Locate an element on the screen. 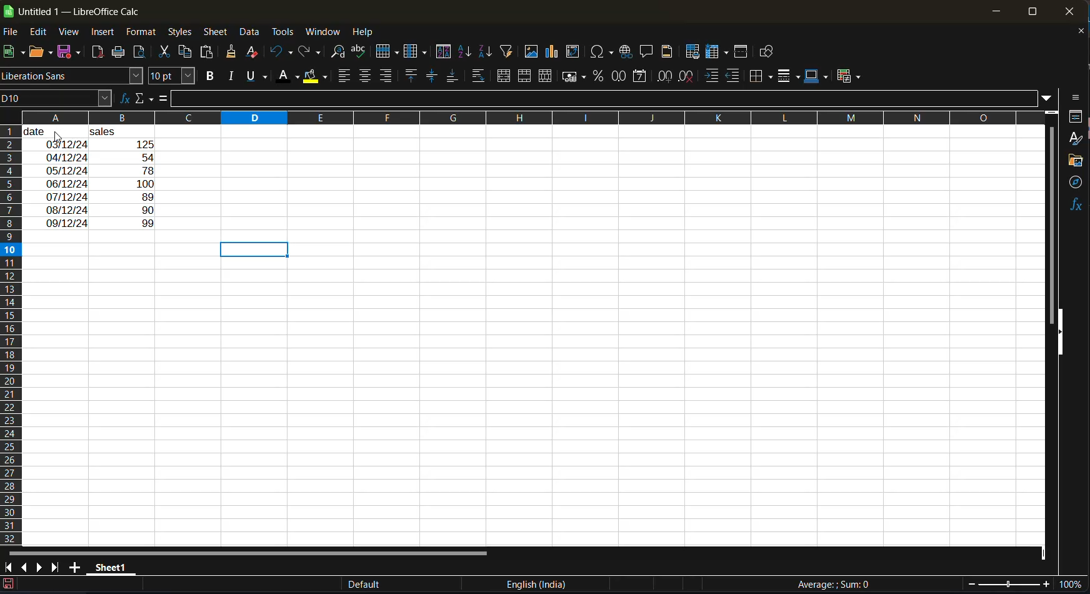  expand formula bar is located at coordinates (1048, 100).